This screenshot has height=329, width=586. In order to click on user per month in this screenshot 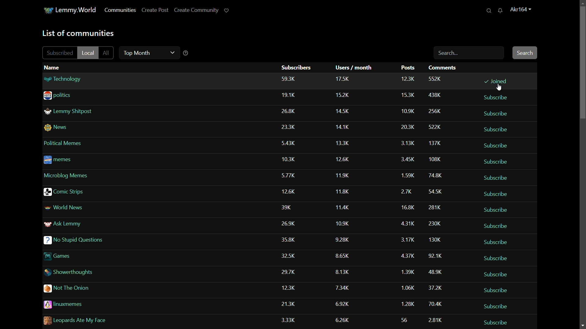, I will do `click(345, 303)`.